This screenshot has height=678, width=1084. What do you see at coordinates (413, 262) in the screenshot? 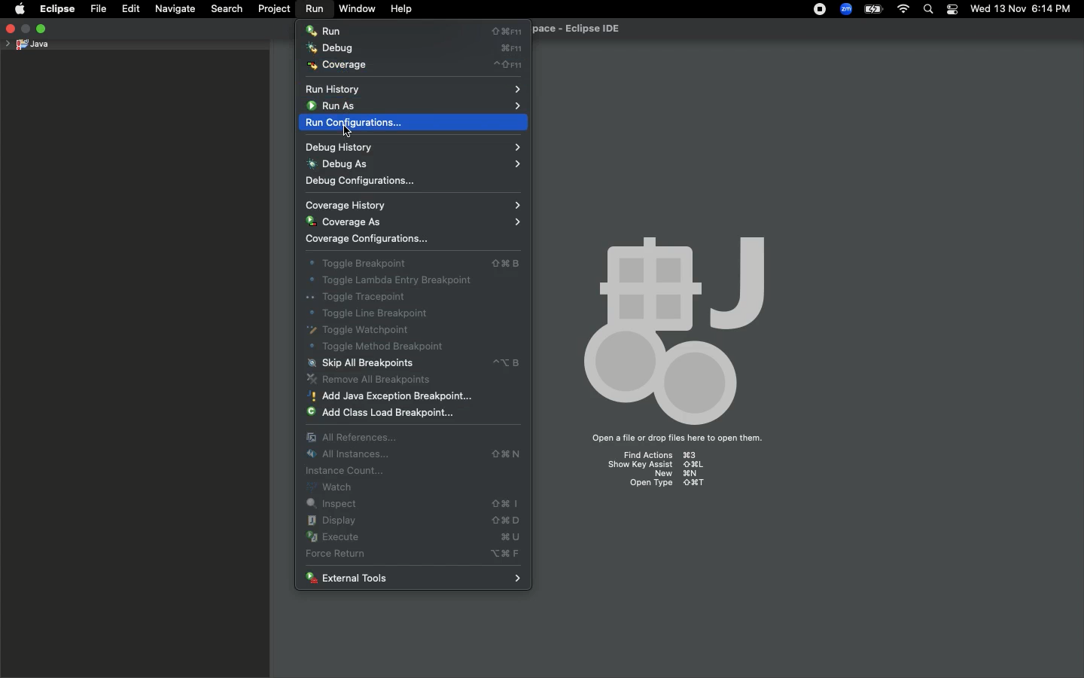
I see `Toggle breakout` at bounding box center [413, 262].